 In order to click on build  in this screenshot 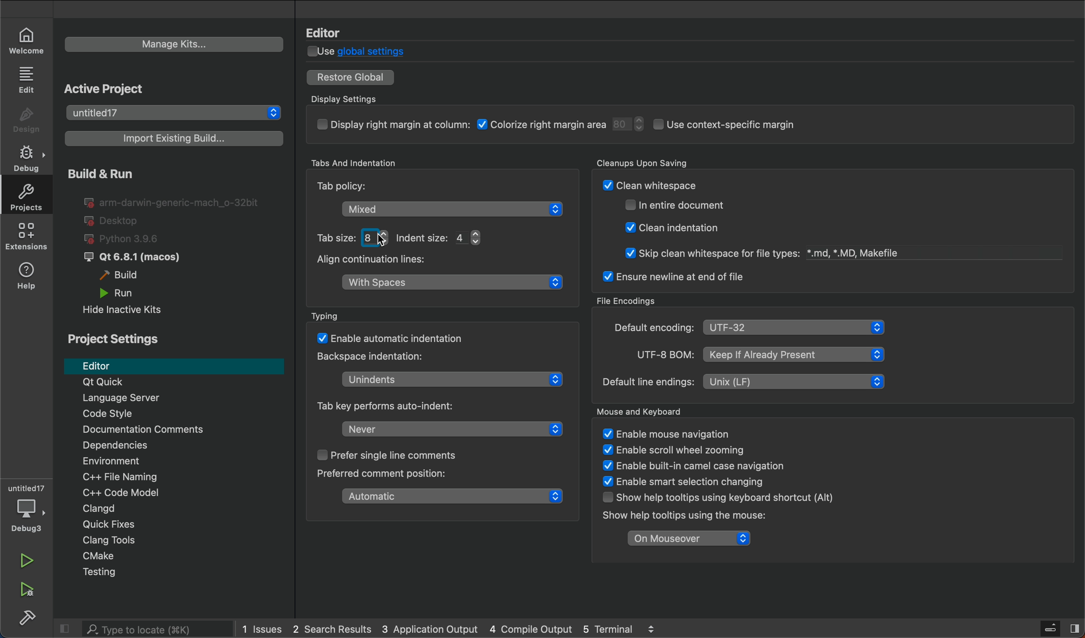, I will do `click(130, 277)`.